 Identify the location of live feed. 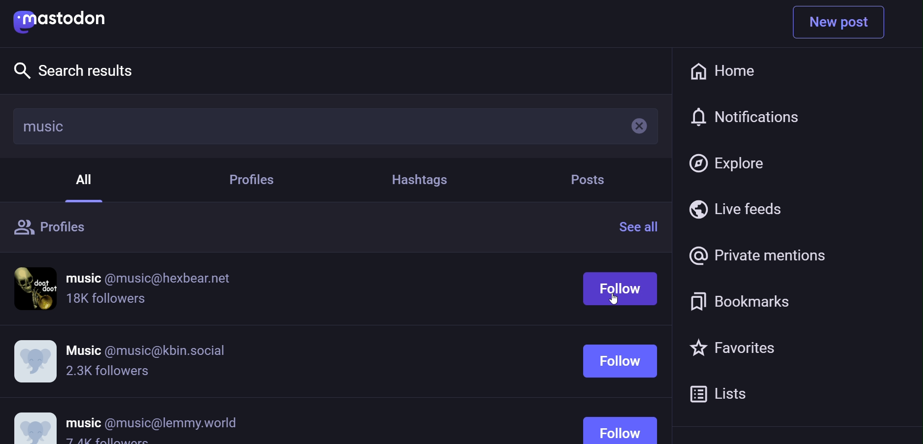
(737, 209).